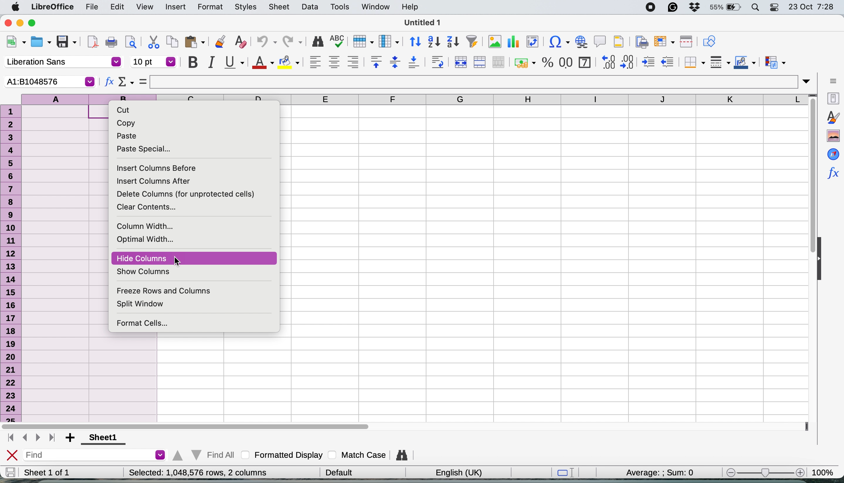 The height and width of the screenshot is (483, 844). I want to click on insert comment, so click(599, 42).